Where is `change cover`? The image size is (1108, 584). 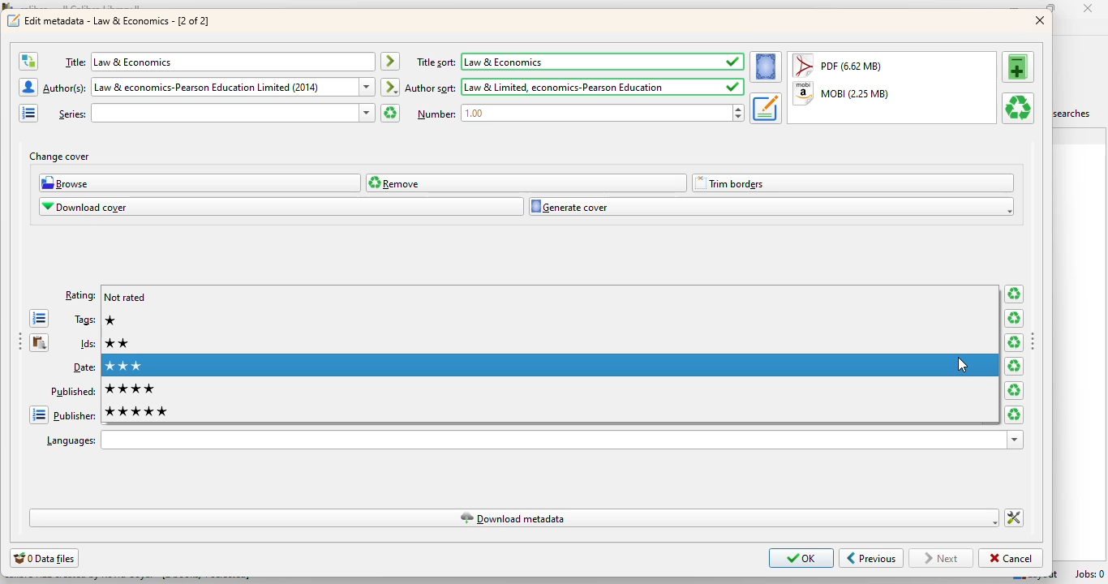
change cover is located at coordinates (59, 157).